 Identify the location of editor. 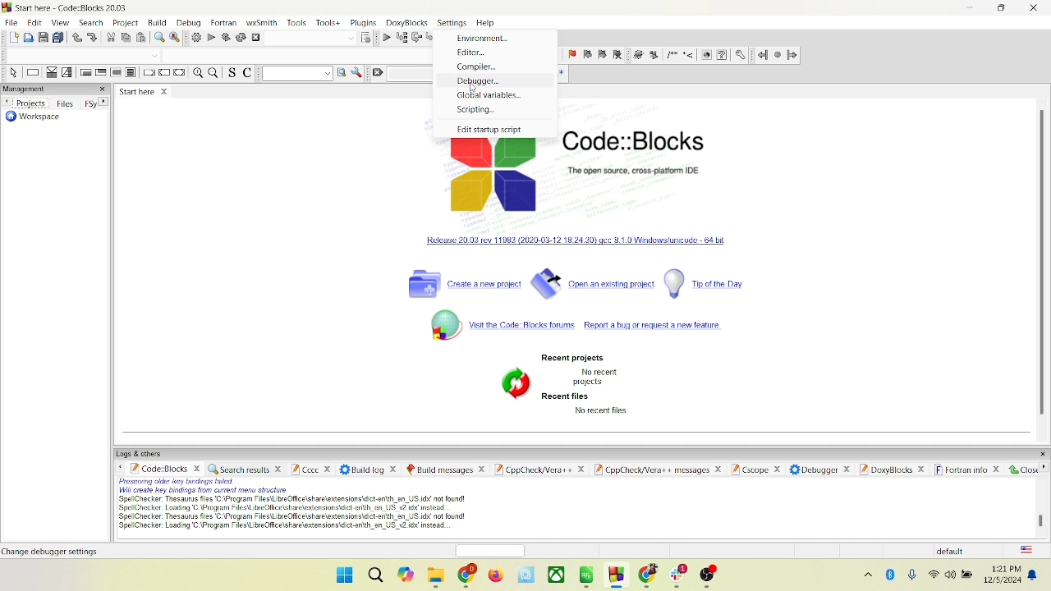
(474, 52).